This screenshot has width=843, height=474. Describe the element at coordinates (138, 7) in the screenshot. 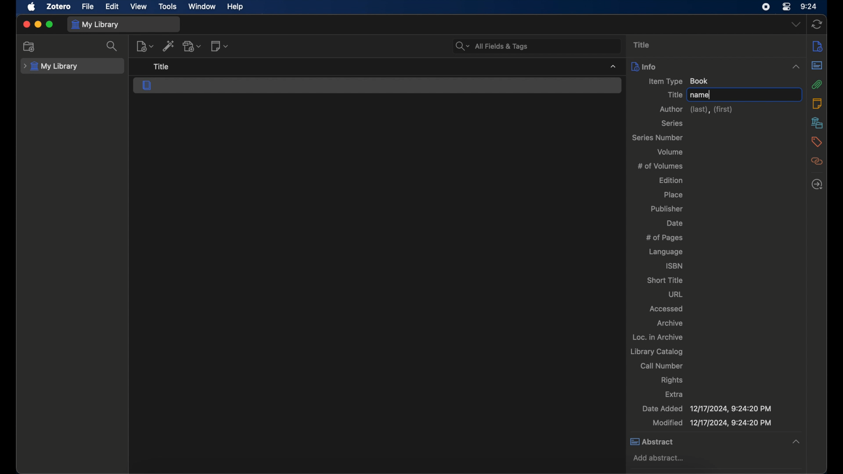

I see `view` at that location.